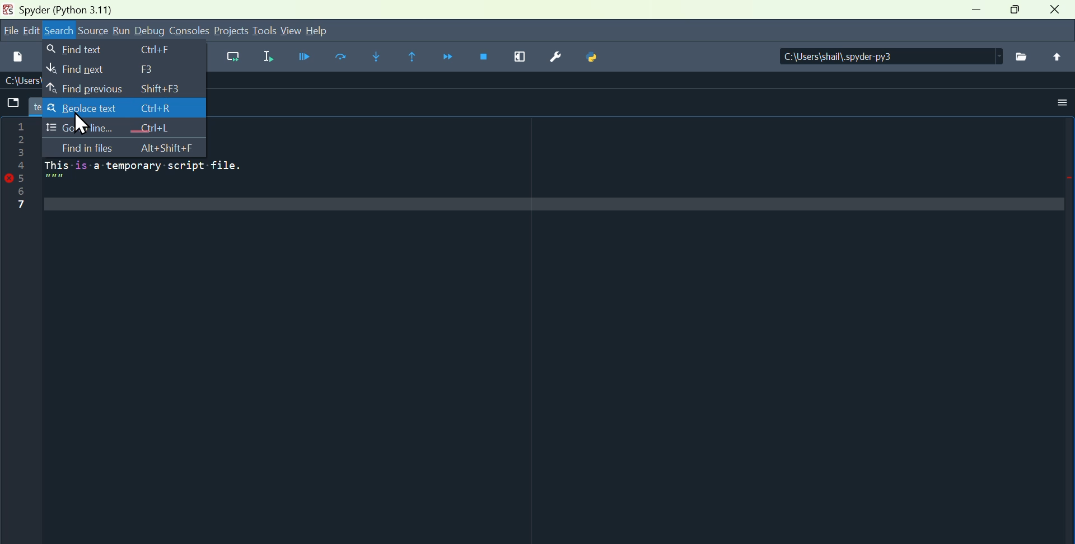  What do you see at coordinates (340, 59) in the screenshot?
I see `run cell` at bounding box center [340, 59].